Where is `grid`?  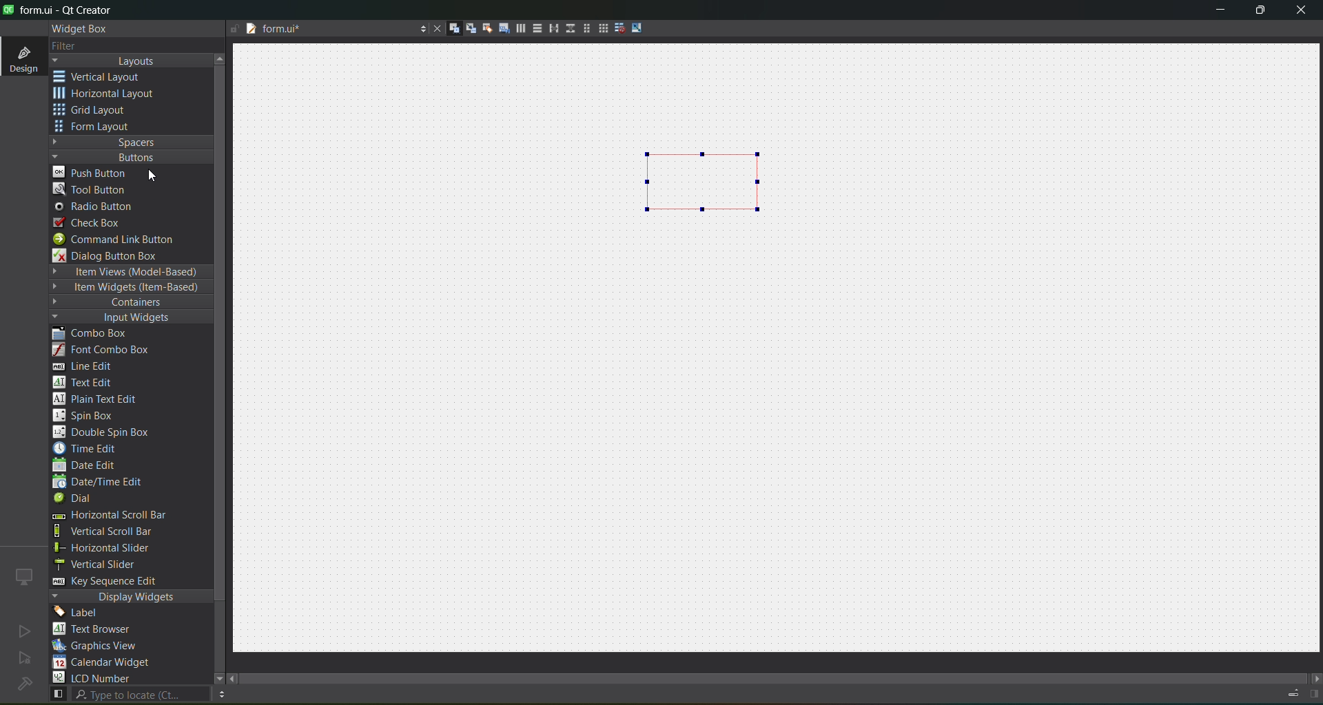 grid is located at coordinates (99, 112).